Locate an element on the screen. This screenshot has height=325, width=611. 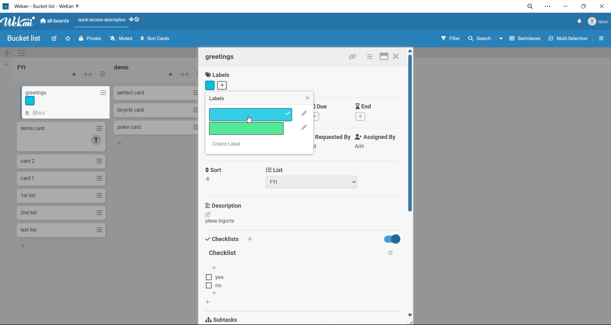
all boards is located at coordinates (55, 22).